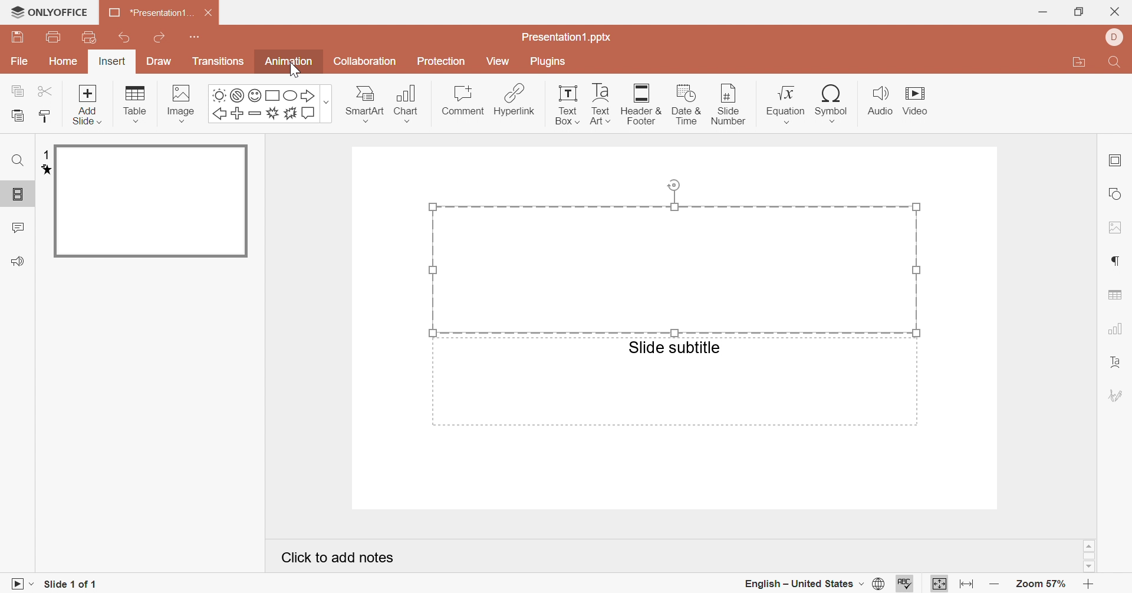 This screenshot has height=593, width=1132. Describe the element at coordinates (17, 226) in the screenshot. I see `comments` at that location.